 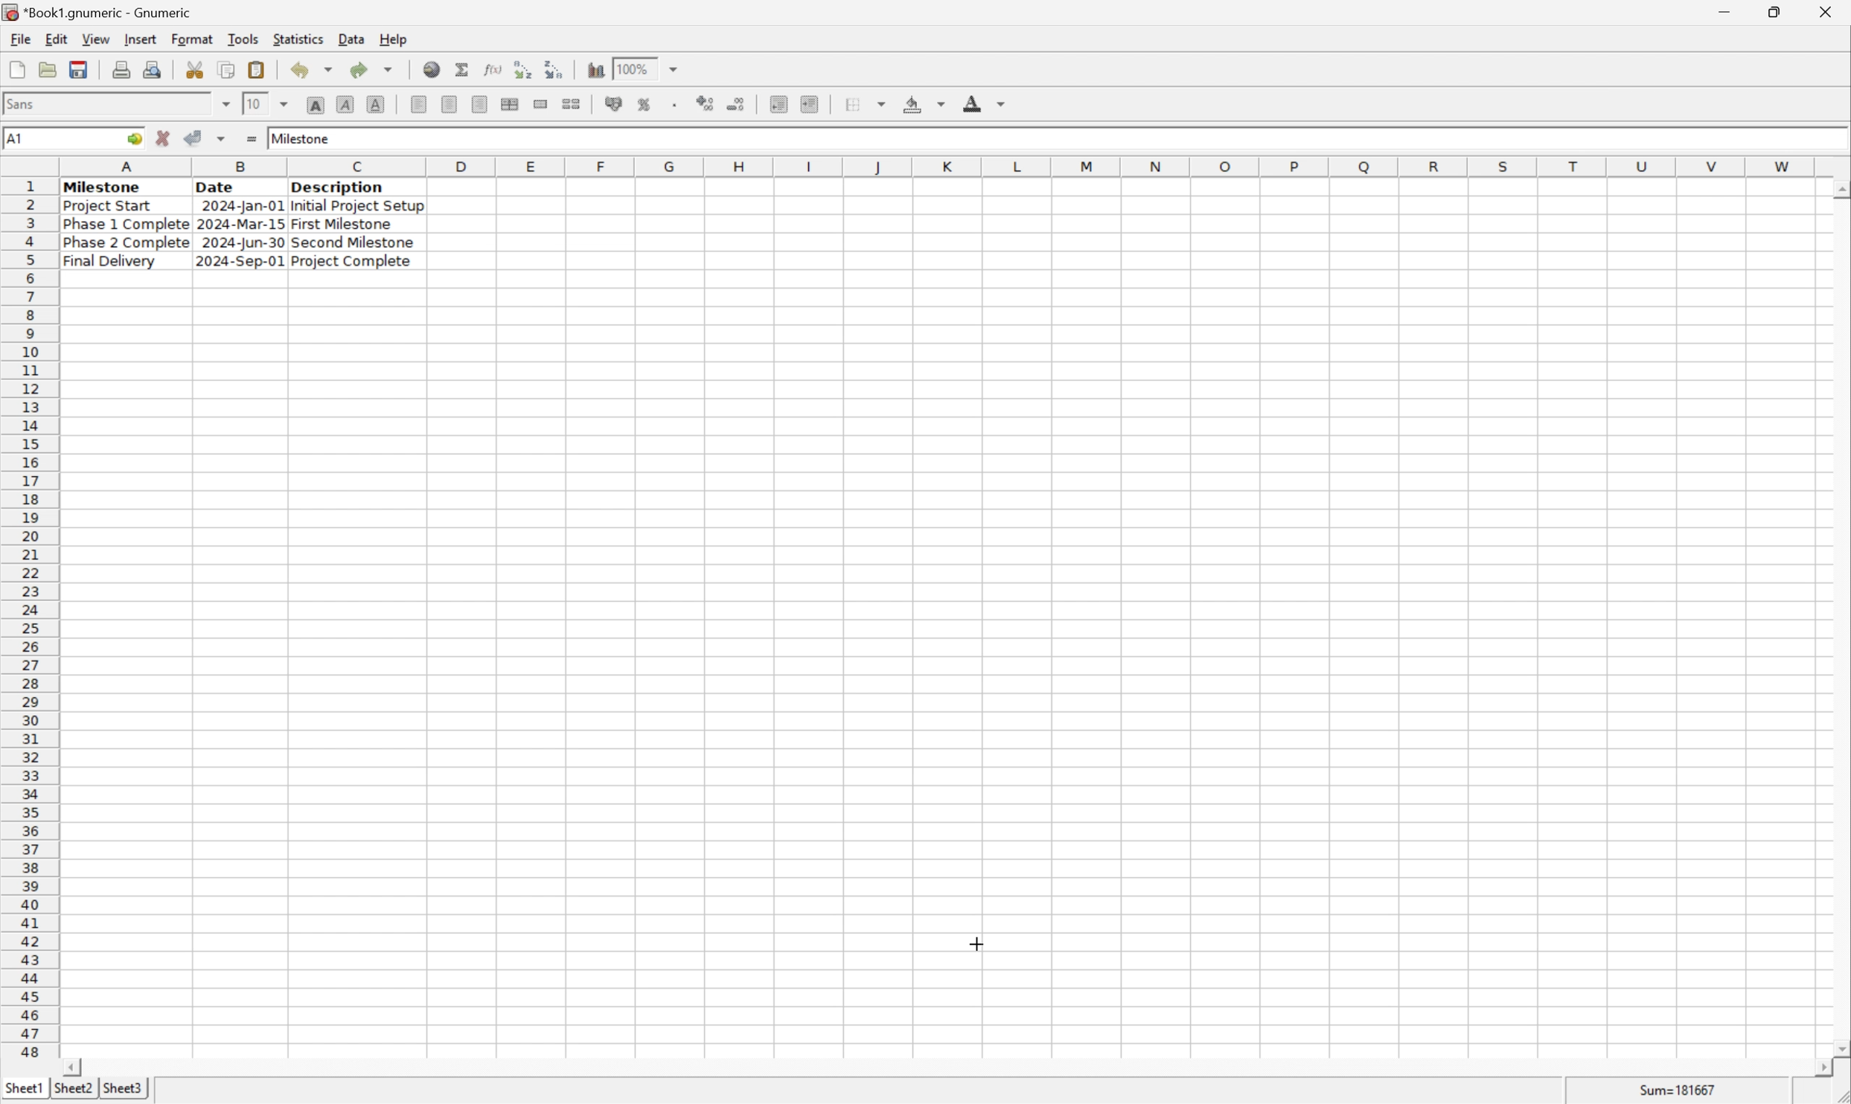 I want to click on tools, so click(x=244, y=38).